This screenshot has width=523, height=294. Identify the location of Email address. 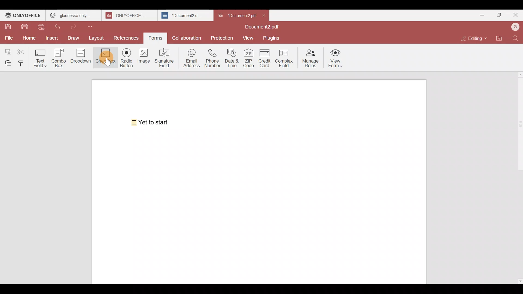
(190, 57).